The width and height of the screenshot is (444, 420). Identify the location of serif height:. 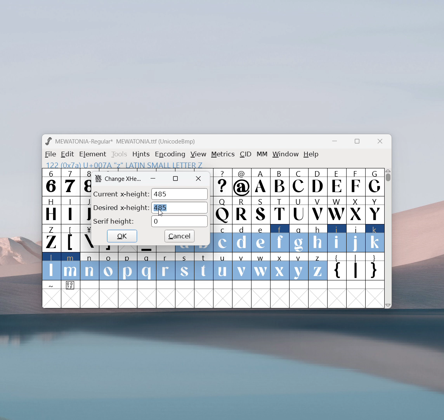
(114, 222).